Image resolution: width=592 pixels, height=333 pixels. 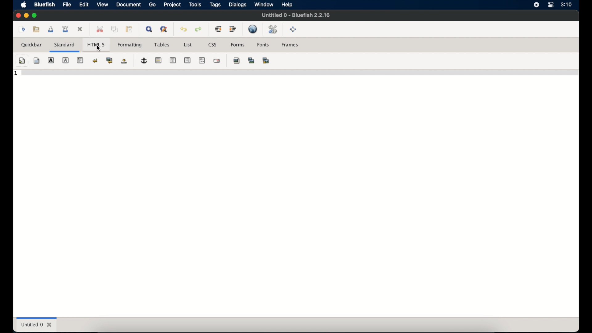 What do you see at coordinates (217, 61) in the screenshot?
I see `email` at bounding box center [217, 61].